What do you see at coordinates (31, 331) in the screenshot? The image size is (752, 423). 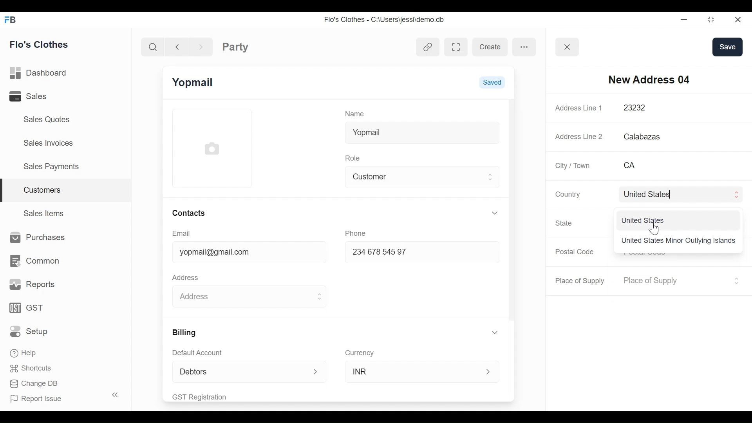 I see `Setup` at bounding box center [31, 331].